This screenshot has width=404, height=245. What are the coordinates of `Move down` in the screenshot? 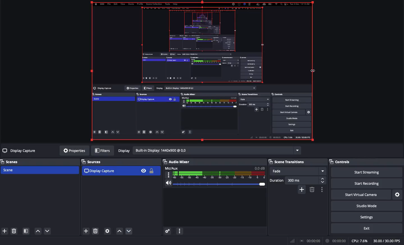 It's located at (48, 231).